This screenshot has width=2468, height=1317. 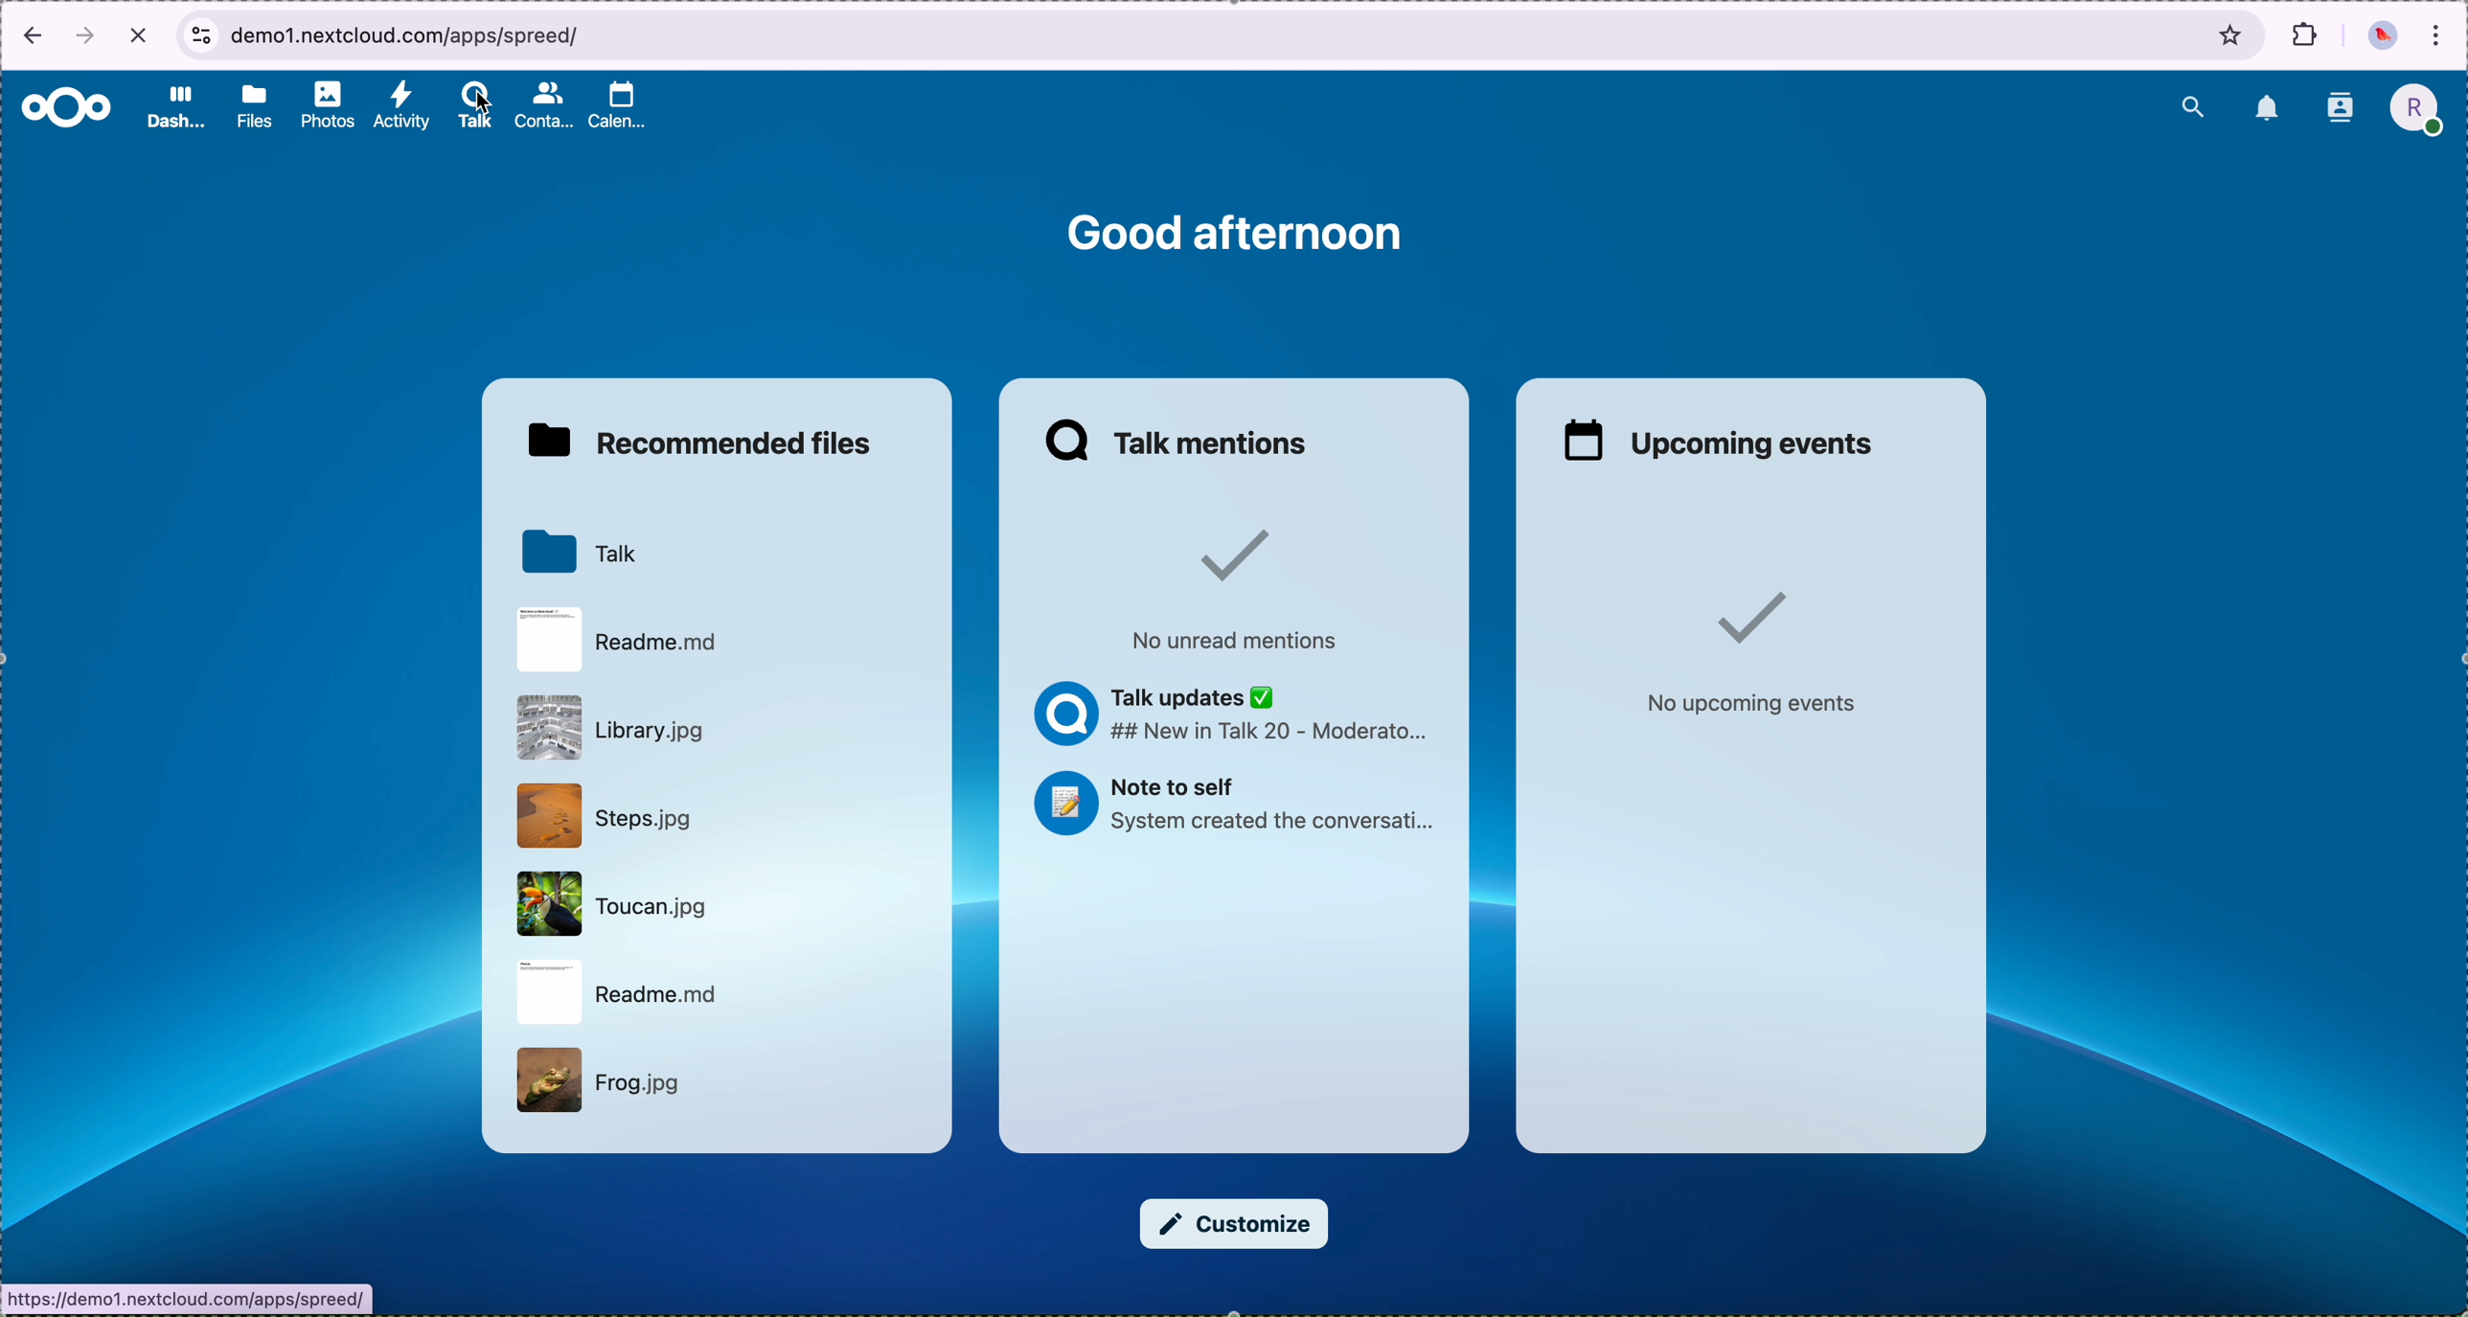 What do you see at coordinates (2382, 35) in the screenshot?
I see `profile picture` at bounding box center [2382, 35].